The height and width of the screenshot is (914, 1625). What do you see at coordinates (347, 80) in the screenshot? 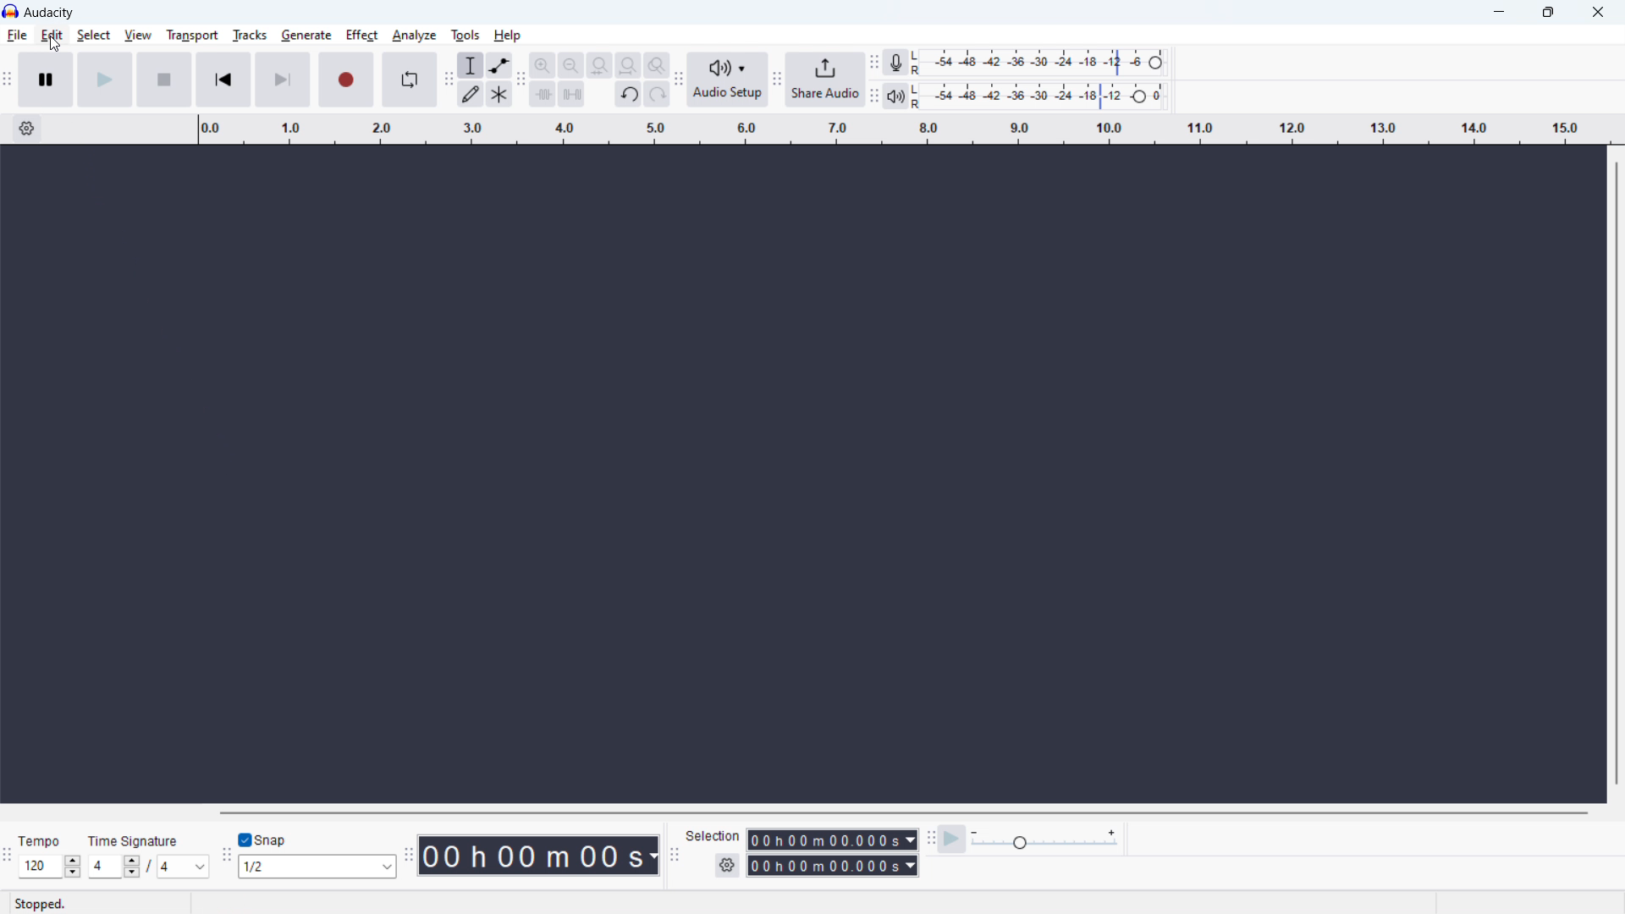
I see `record` at bounding box center [347, 80].